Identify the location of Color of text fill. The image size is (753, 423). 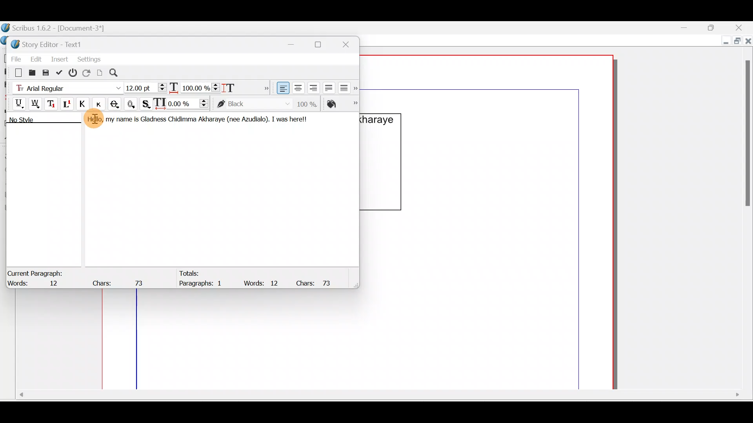
(341, 104).